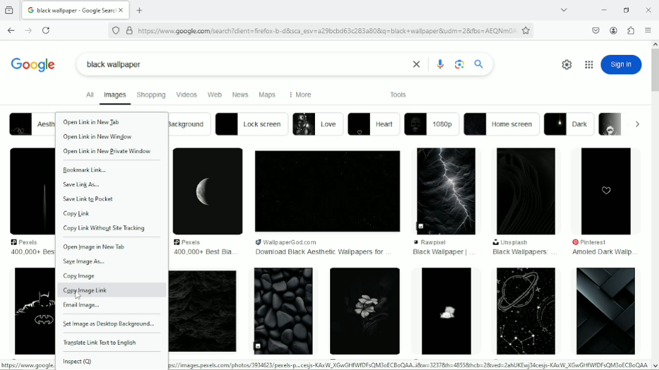 Image resolution: width=659 pixels, height=370 pixels. What do you see at coordinates (317, 124) in the screenshot?
I see `love` at bounding box center [317, 124].